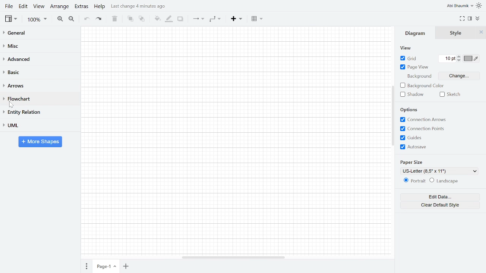  What do you see at coordinates (458, 33) in the screenshot?
I see `Style` at bounding box center [458, 33].